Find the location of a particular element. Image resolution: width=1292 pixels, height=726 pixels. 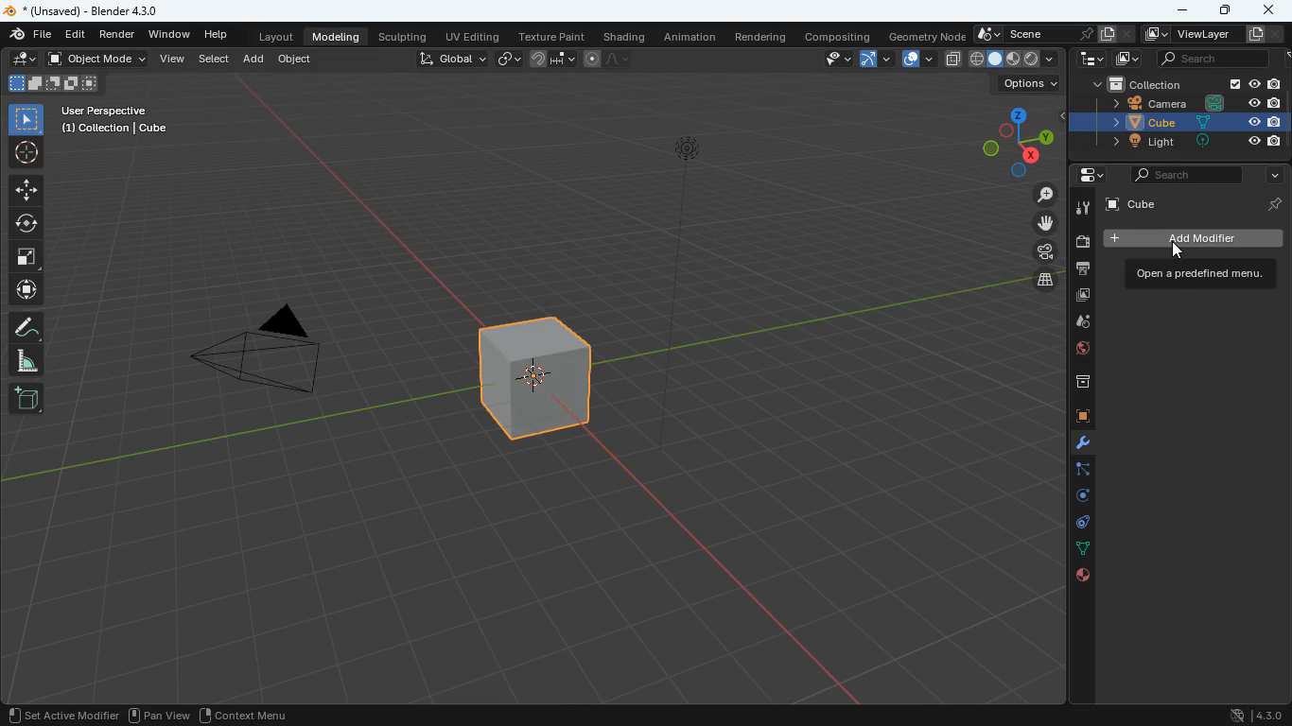

select is located at coordinates (215, 60).